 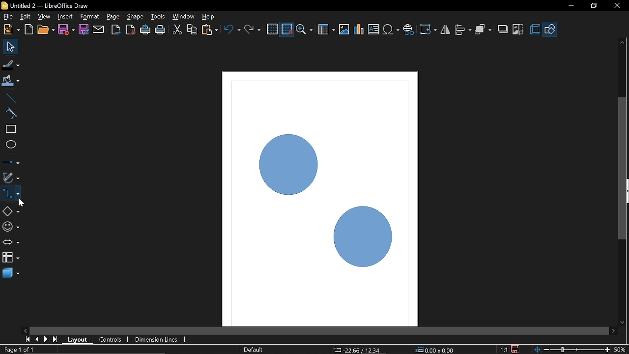 I want to click on Move down, so click(x=624, y=324).